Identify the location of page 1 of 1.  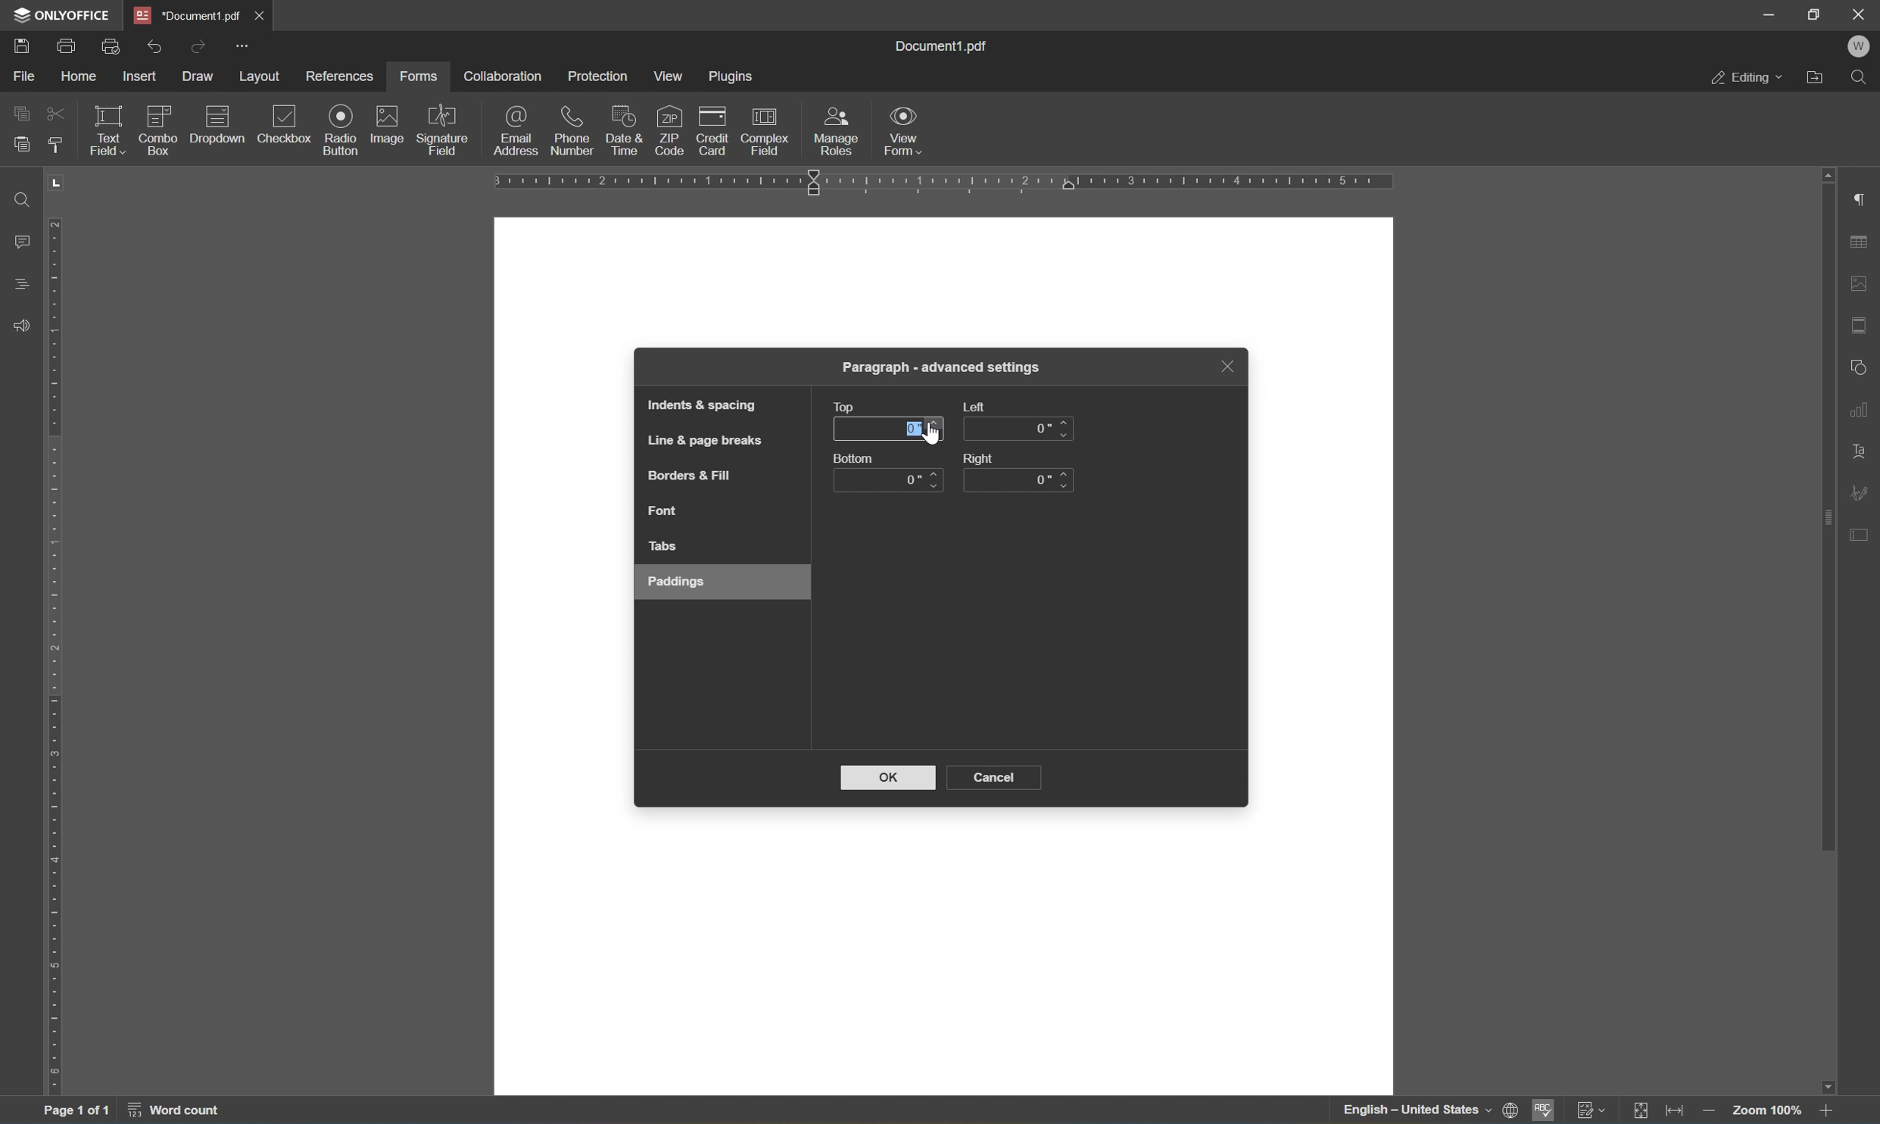
(76, 1113).